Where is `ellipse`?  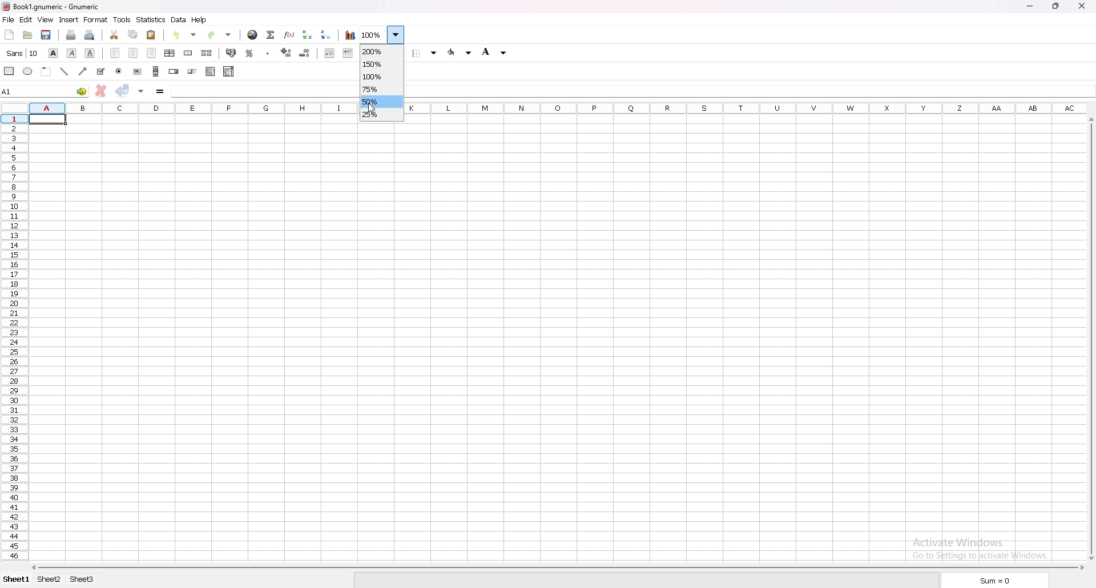
ellipse is located at coordinates (27, 71).